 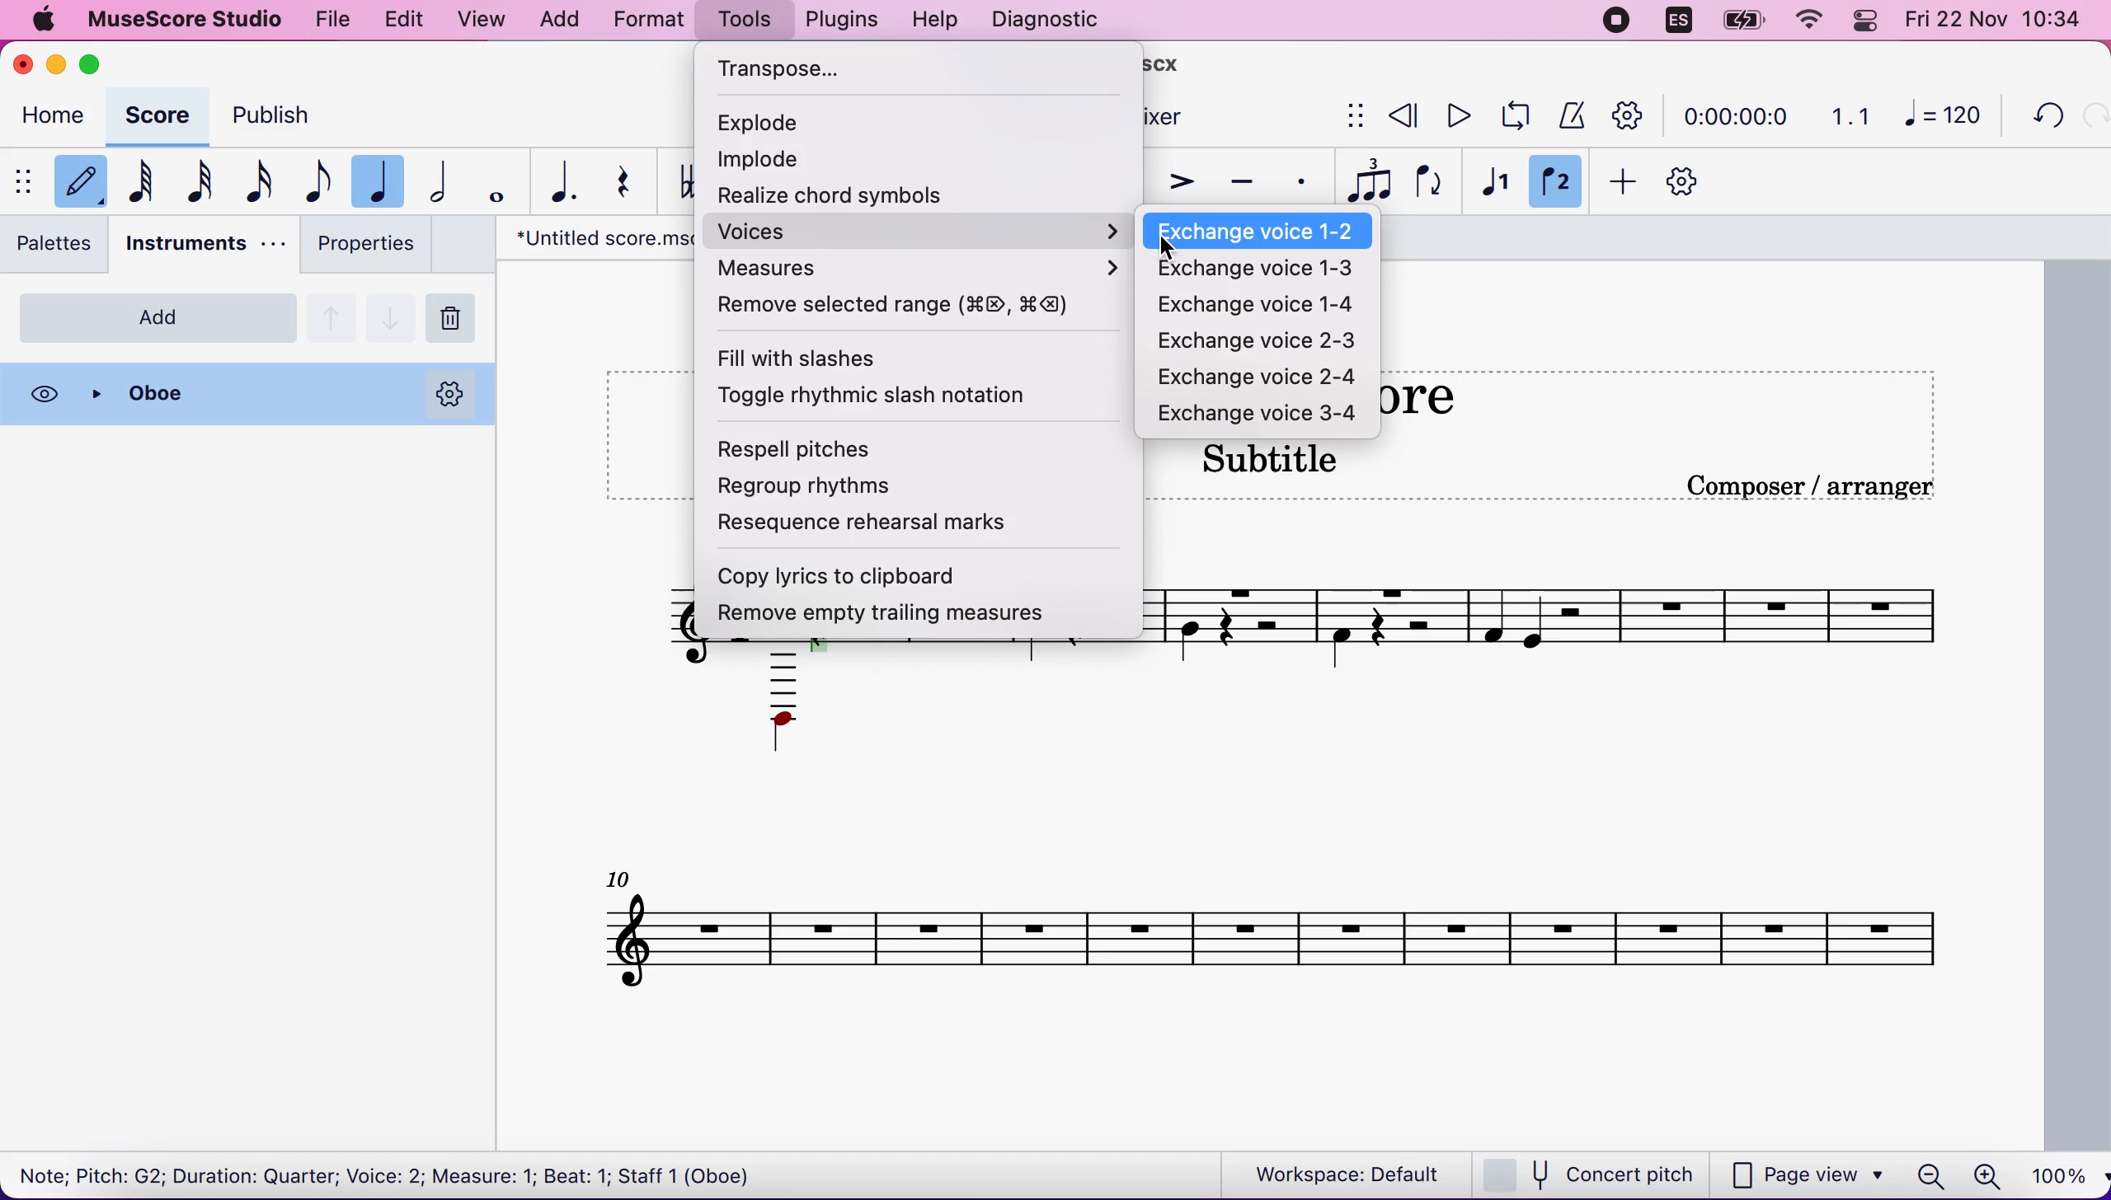 I want to click on panel control, so click(x=1863, y=21).